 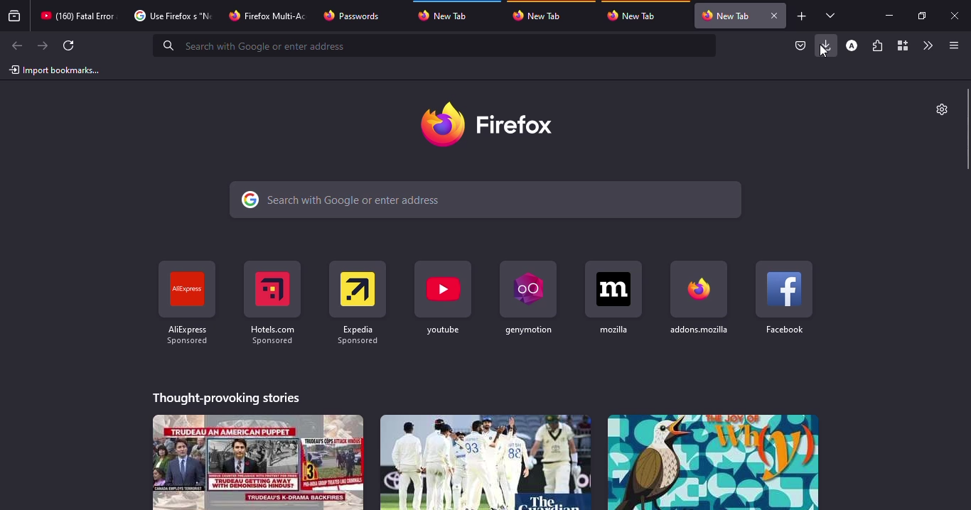 What do you see at coordinates (70, 45) in the screenshot?
I see `refresh` at bounding box center [70, 45].